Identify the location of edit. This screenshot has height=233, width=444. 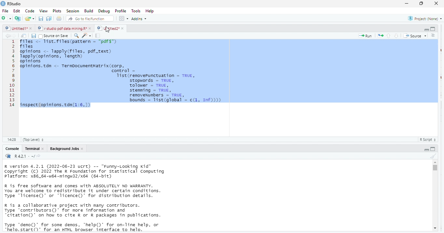
(17, 11).